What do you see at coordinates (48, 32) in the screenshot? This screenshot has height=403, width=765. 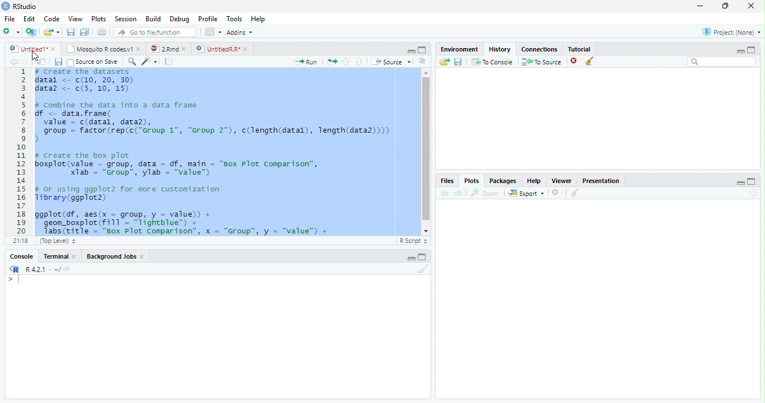 I see `Open an existing file` at bounding box center [48, 32].